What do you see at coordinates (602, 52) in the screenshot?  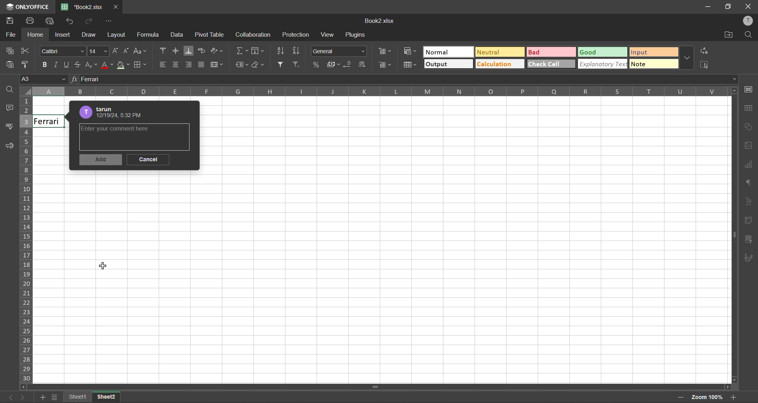 I see `good` at bounding box center [602, 52].